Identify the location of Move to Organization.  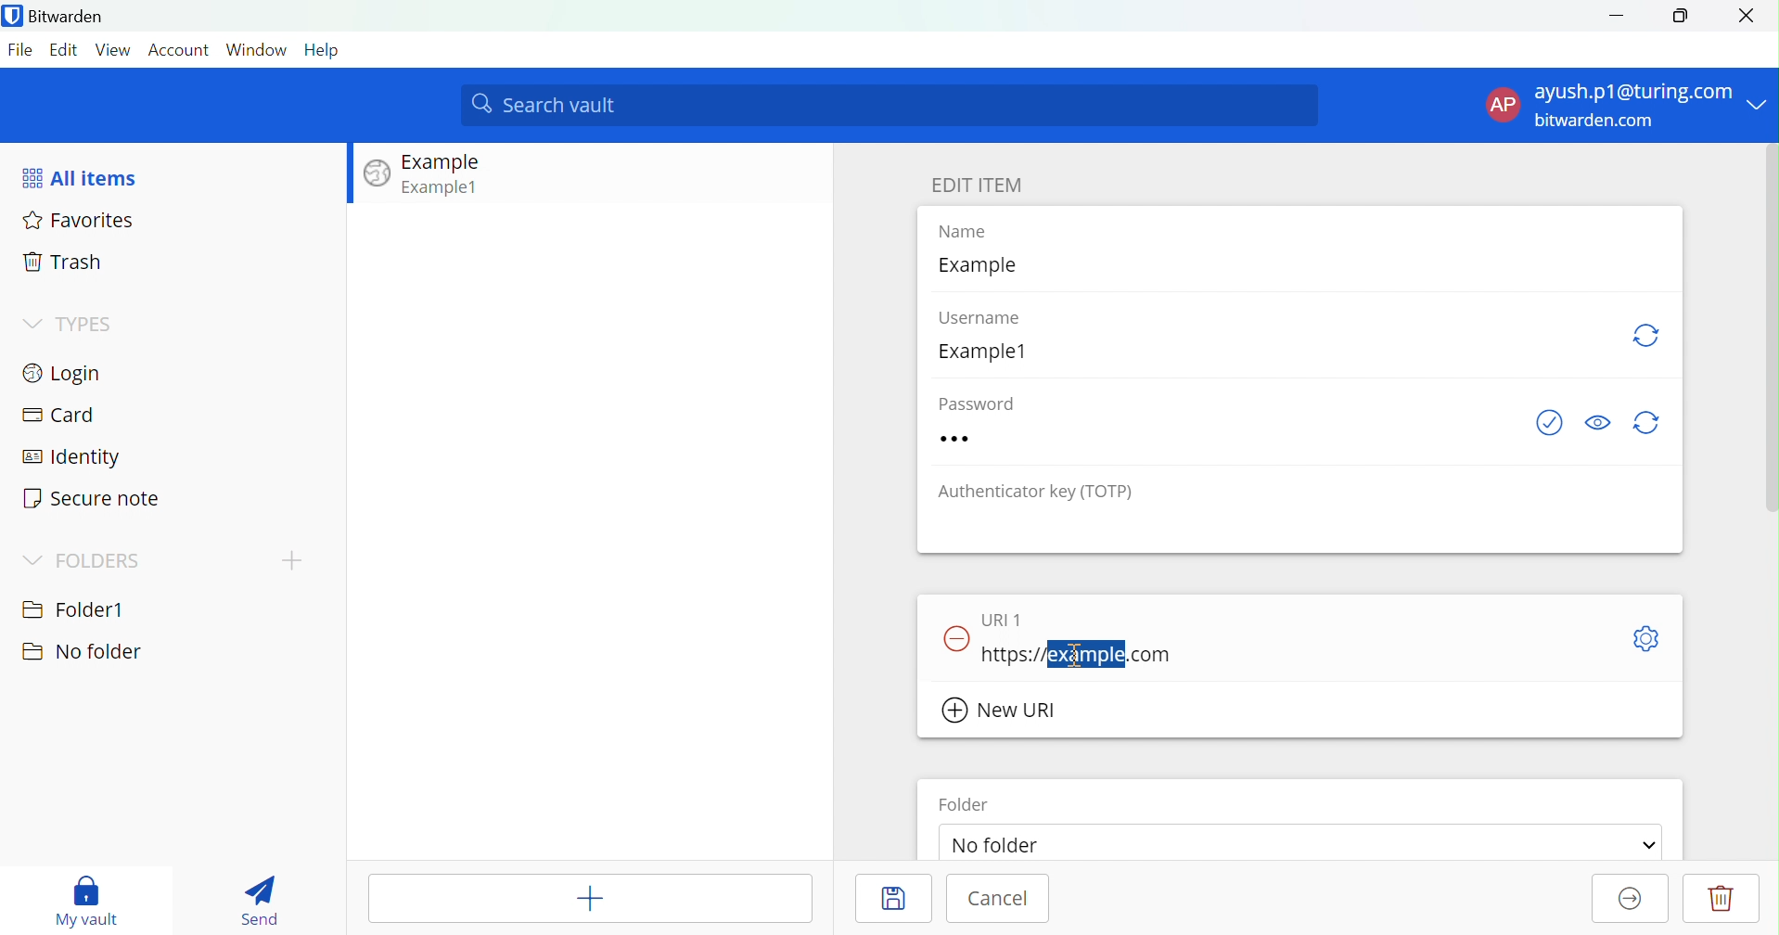
(1626, 900).